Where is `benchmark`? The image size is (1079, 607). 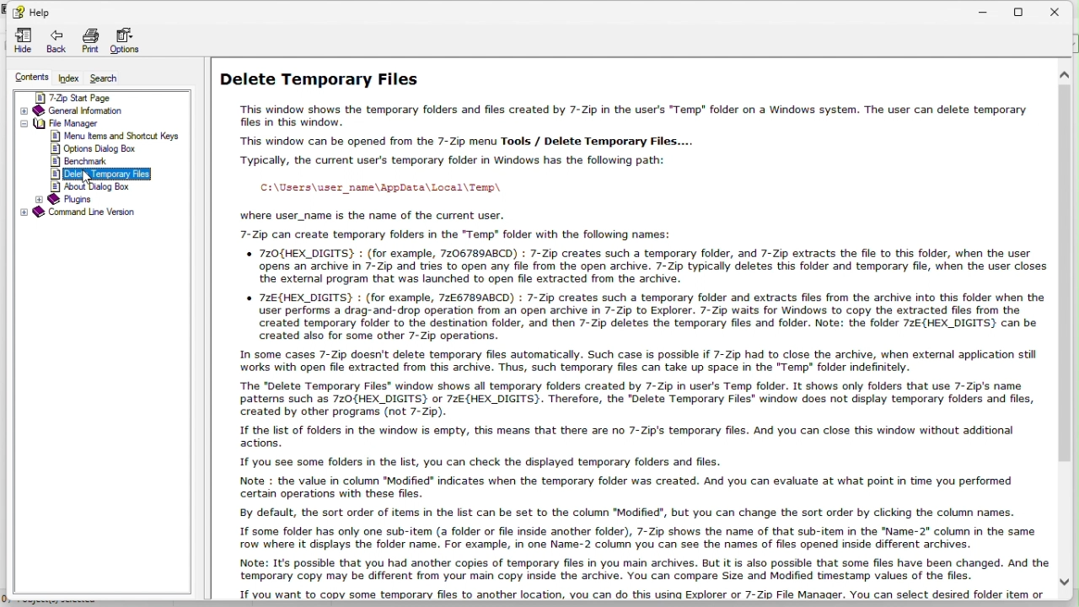
benchmark is located at coordinates (83, 161).